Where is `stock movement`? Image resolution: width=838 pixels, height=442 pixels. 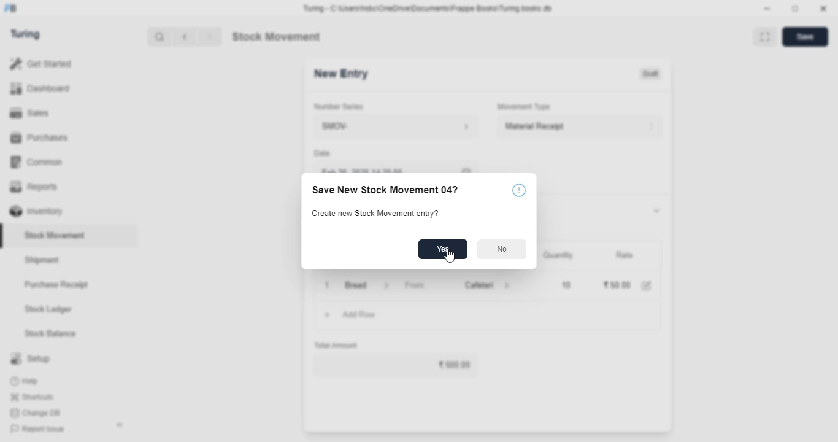
stock movement is located at coordinates (56, 235).